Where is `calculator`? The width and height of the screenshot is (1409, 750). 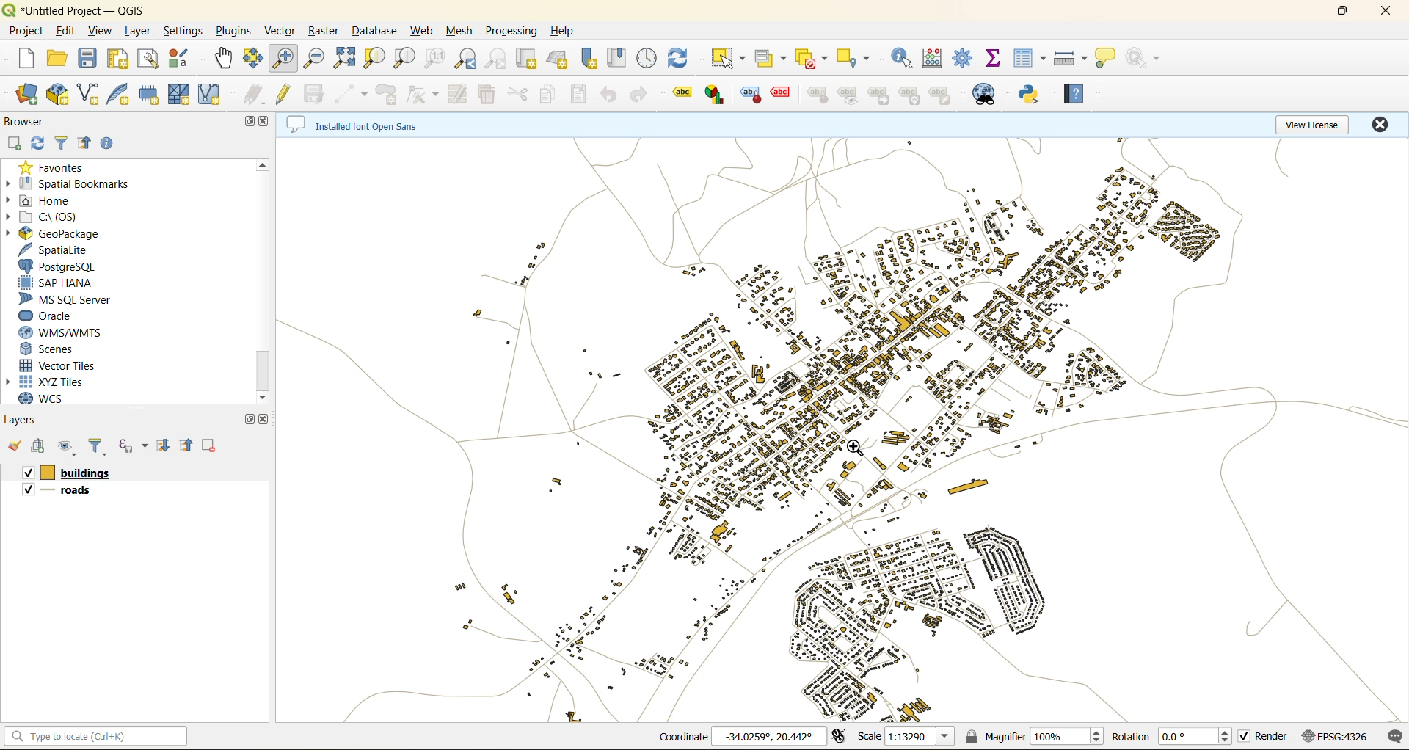 calculator is located at coordinates (933, 58).